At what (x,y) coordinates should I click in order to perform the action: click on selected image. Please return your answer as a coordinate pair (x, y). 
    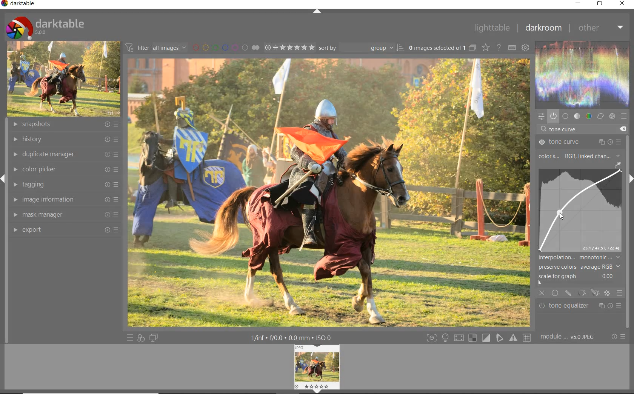
    Looking at the image, I should click on (328, 192).